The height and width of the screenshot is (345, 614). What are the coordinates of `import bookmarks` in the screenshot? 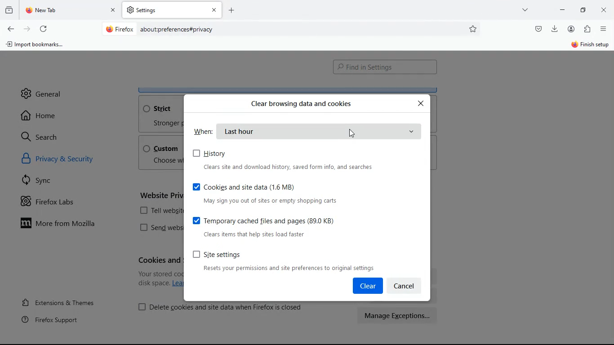 It's located at (38, 46).